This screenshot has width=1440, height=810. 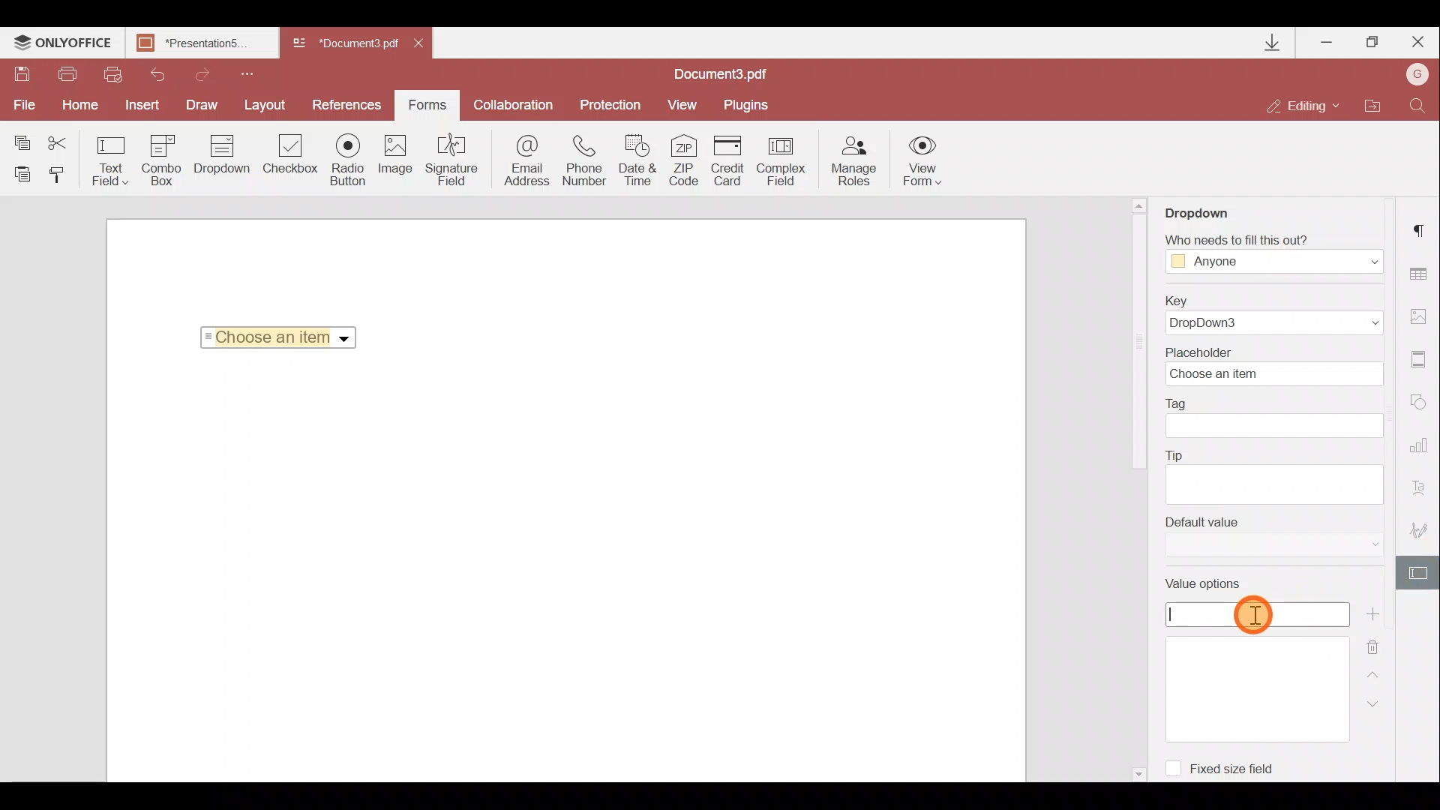 What do you see at coordinates (291, 155) in the screenshot?
I see `Checkbox` at bounding box center [291, 155].